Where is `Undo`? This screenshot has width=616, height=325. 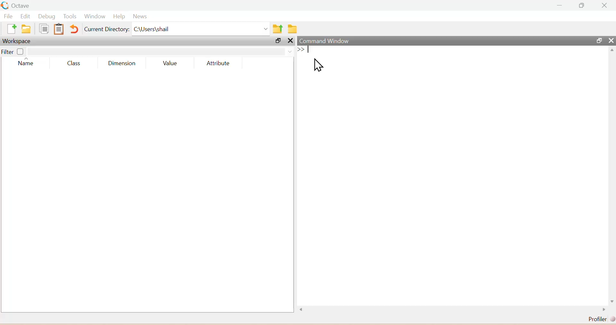 Undo is located at coordinates (75, 30).